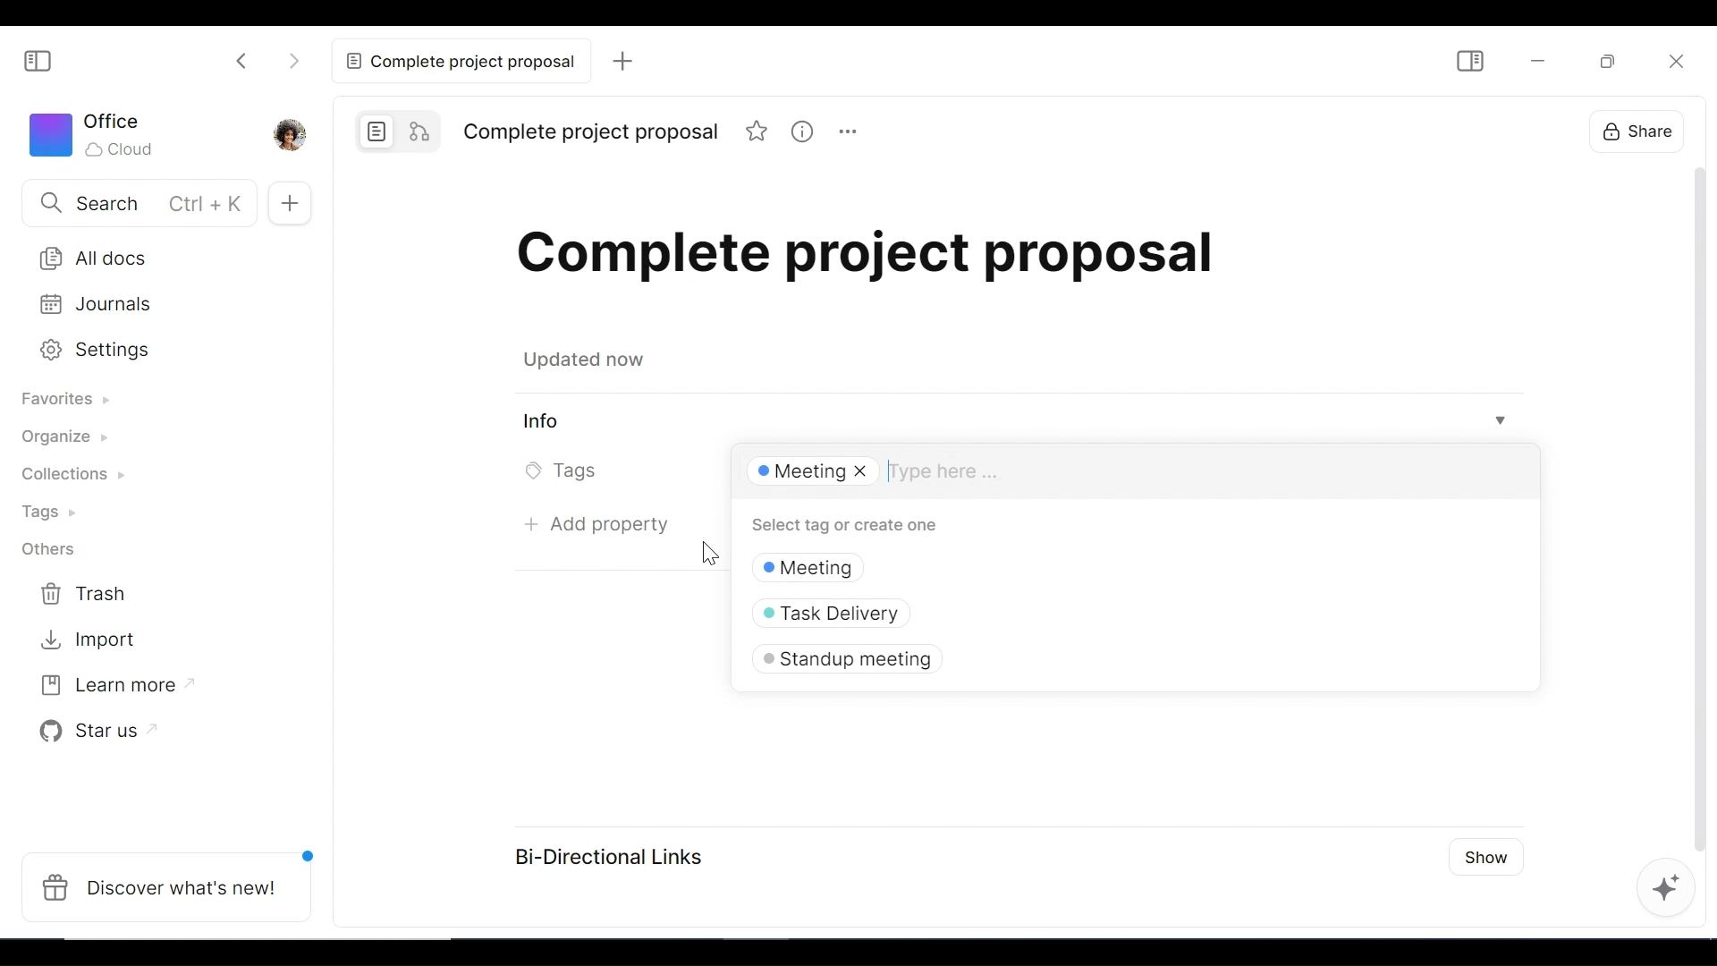 Image resolution: width=1717 pixels, height=966 pixels. What do you see at coordinates (117, 683) in the screenshot?
I see `Learn more` at bounding box center [117, 683].